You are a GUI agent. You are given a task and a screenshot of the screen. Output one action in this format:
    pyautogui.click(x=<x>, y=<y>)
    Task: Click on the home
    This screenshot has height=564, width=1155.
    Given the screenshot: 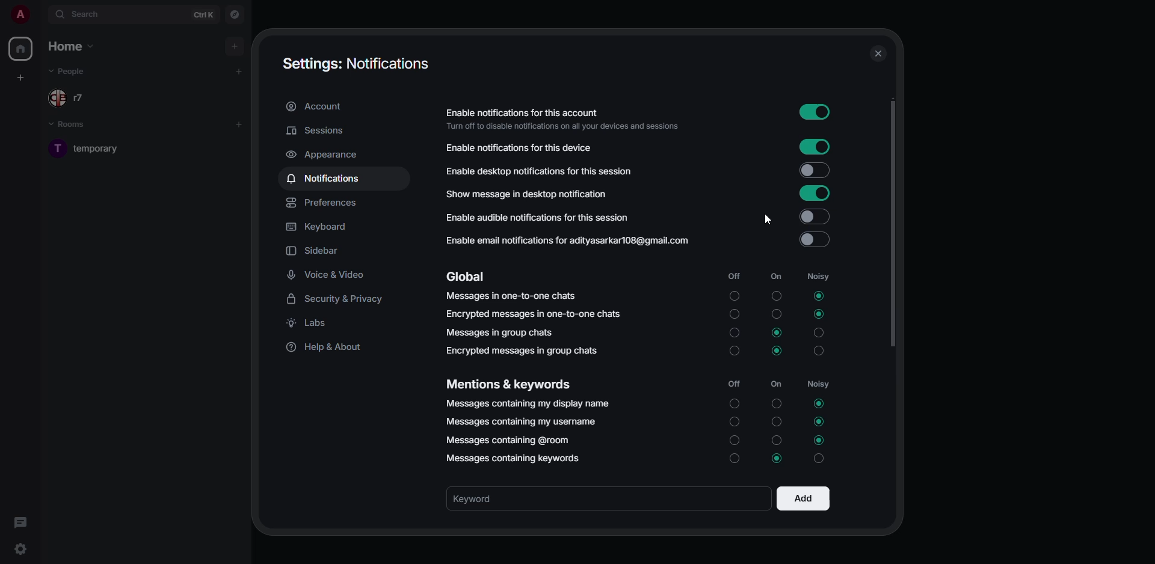 What is the action you would take?
    pyautogui.click(x=22, y=51)
    